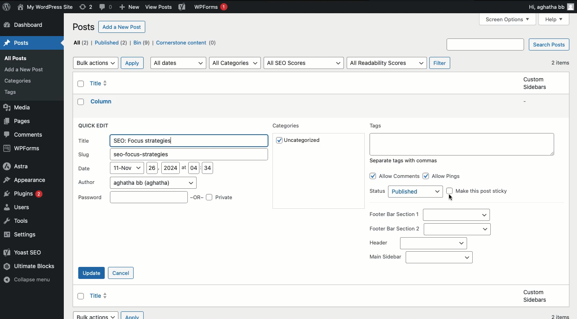 The height and width of the screenshot is (319, 577). What do you see at coordinates (404, 160) in the screenshot?
I see `Separate tags with commas` at bounding box center [404, 160].